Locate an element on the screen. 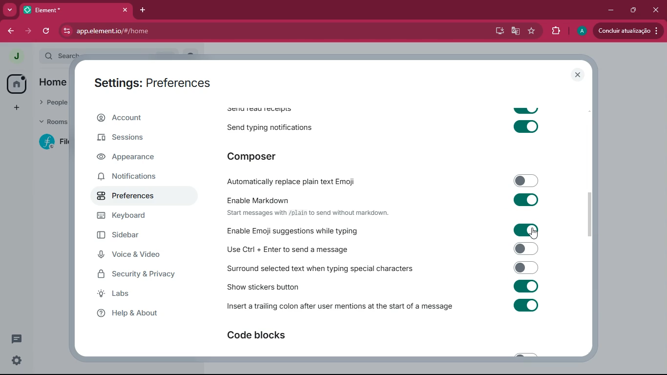 The width and height of the screenshot is (667, 375). notifications is located at coordinates (135, 175).